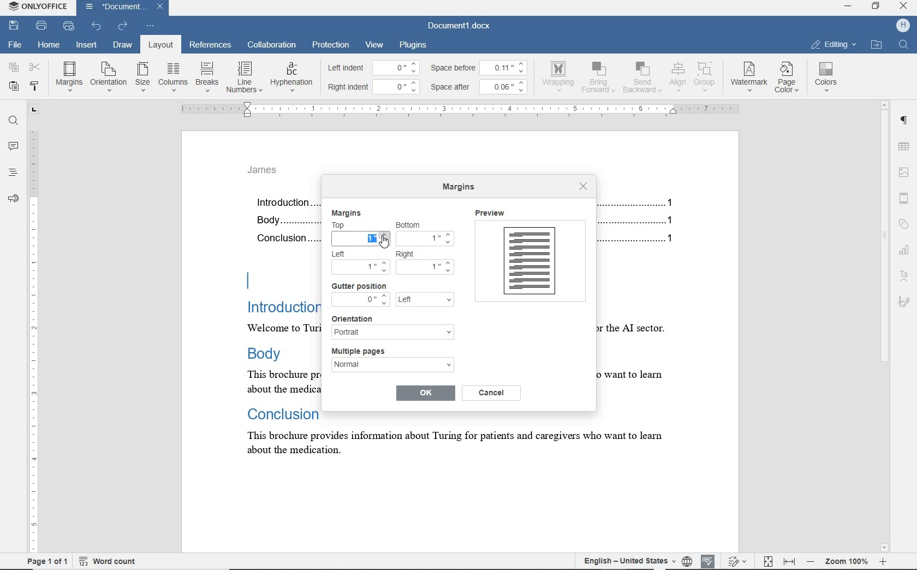 The image size is (917, 570). Describe the element at coordinates (425, 392) in the screenshot. I see `ok` at that location.